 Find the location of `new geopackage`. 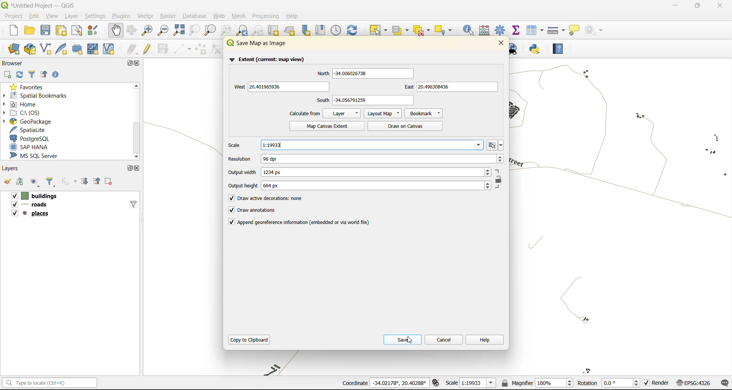

new geopackage is located at coordinates (30, 49).